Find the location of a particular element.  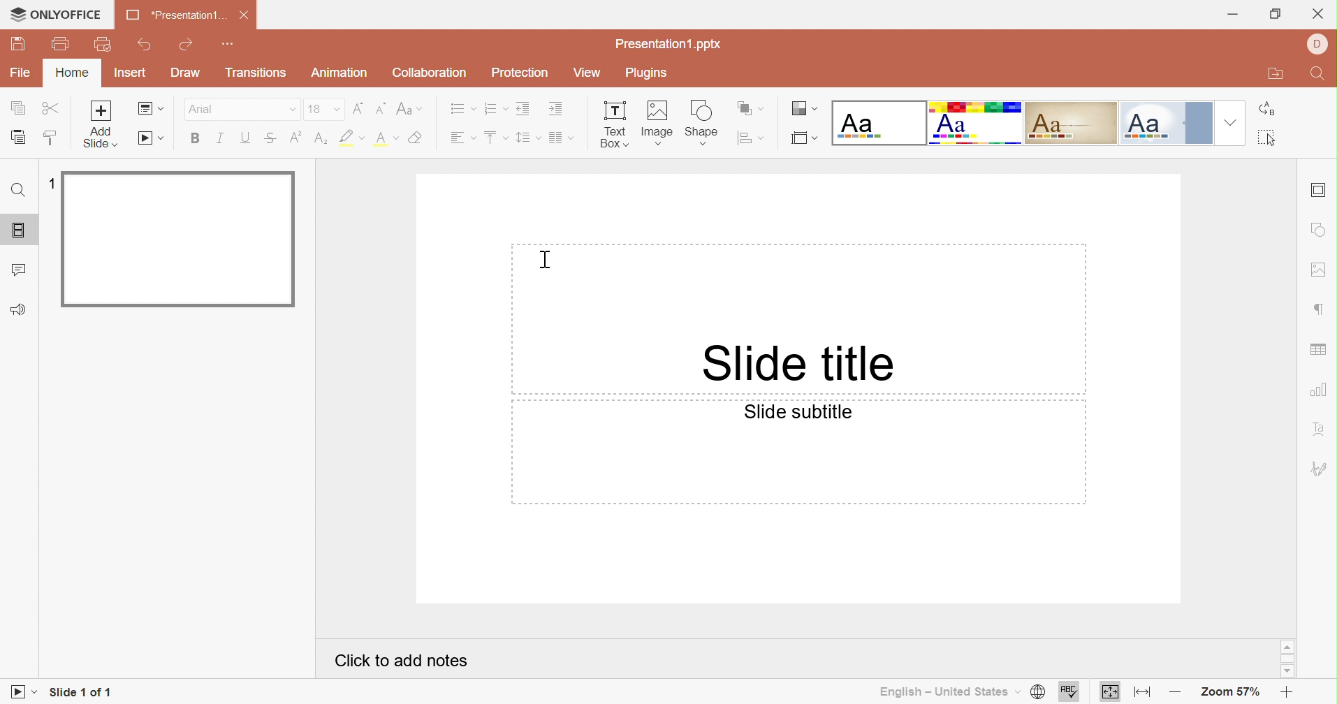

print is located at coordinates (61, 45).